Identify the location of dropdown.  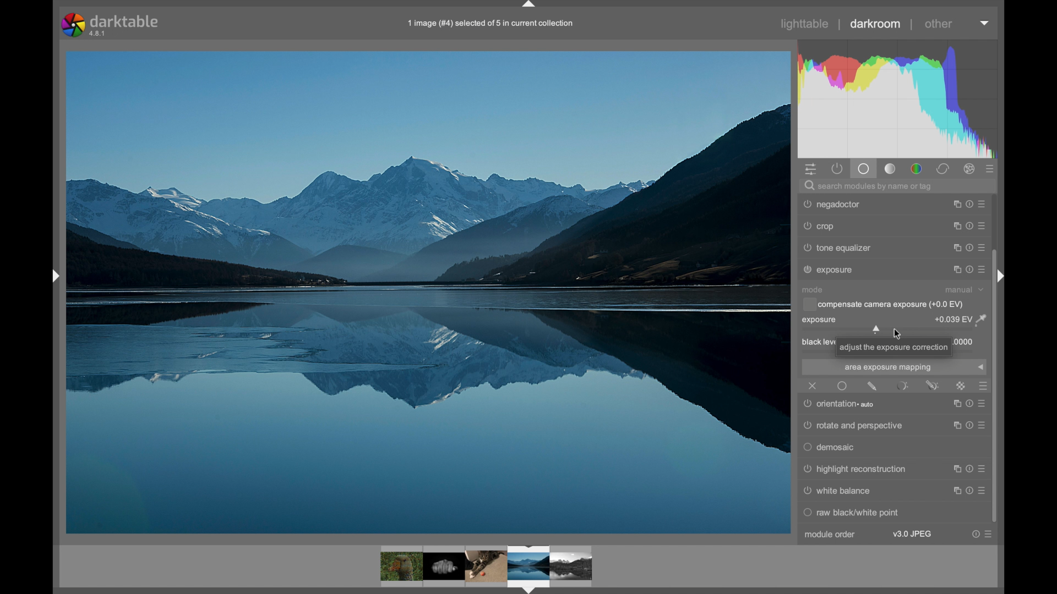
(980, 367).